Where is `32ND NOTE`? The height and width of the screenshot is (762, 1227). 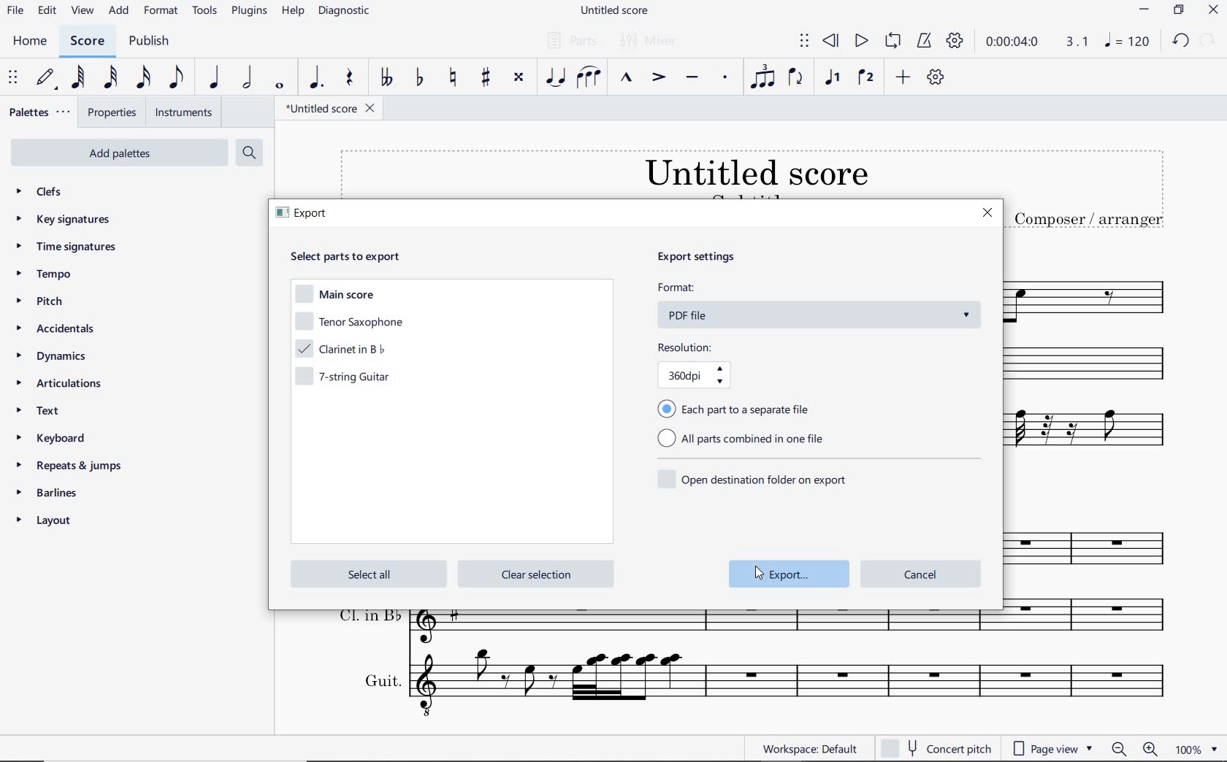
32ND NOTE is located at coordinates (111, 78).